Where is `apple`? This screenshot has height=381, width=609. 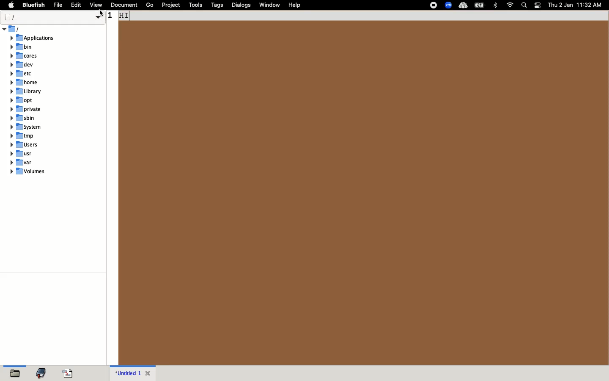
apple is located at coordinates (11, 5).